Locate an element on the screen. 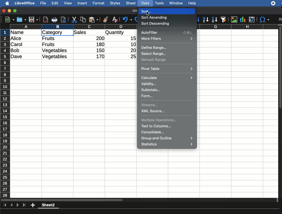 The width and height of the screenshot is (282, 214). 20 is located at coordinates (131, 50).